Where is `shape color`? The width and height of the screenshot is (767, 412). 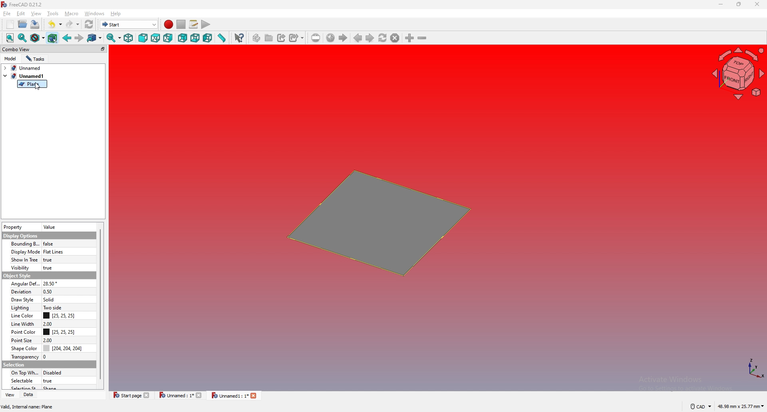 shape color is located at coordinates (24, 349).